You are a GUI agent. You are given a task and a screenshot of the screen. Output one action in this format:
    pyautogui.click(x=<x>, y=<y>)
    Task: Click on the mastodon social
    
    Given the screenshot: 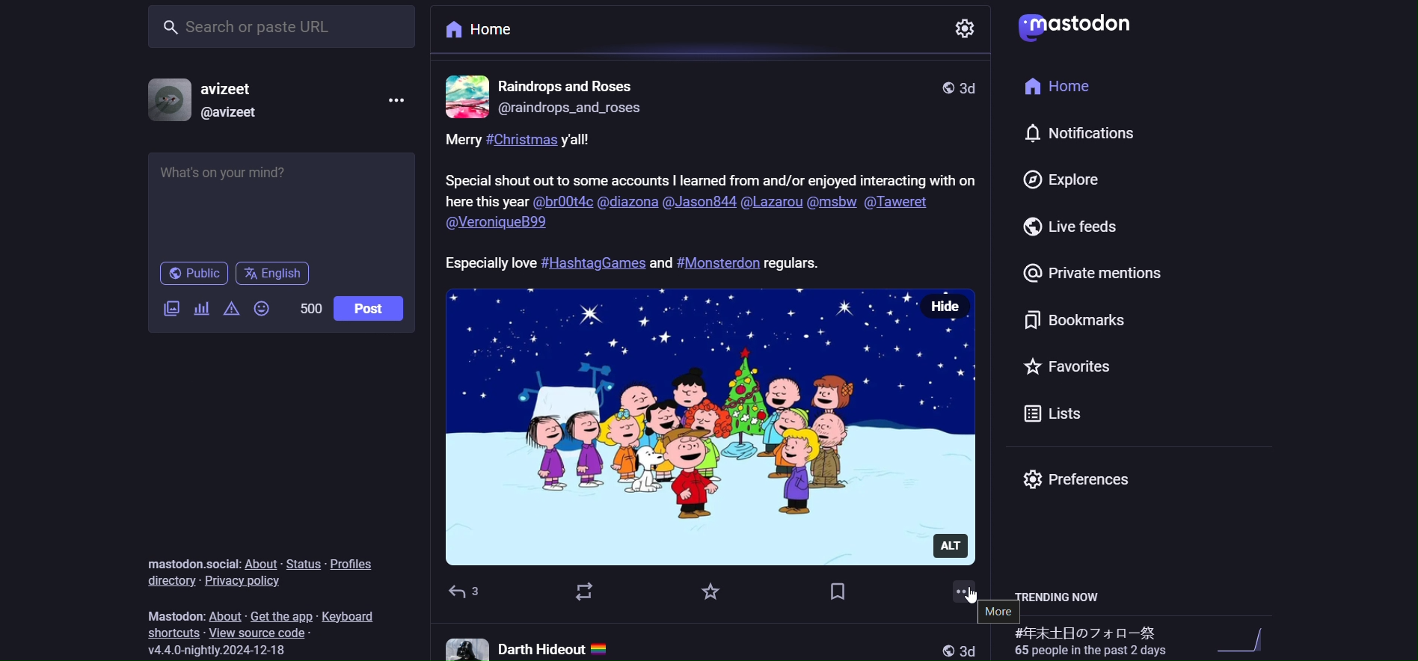 What is the action you would take?
    pyautogui.click(x=191, y=562)
    